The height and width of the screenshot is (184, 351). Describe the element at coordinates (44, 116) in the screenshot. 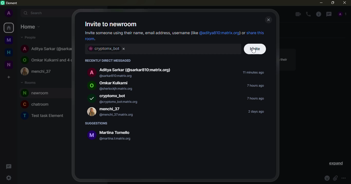

I see `Test task Element` at that location.